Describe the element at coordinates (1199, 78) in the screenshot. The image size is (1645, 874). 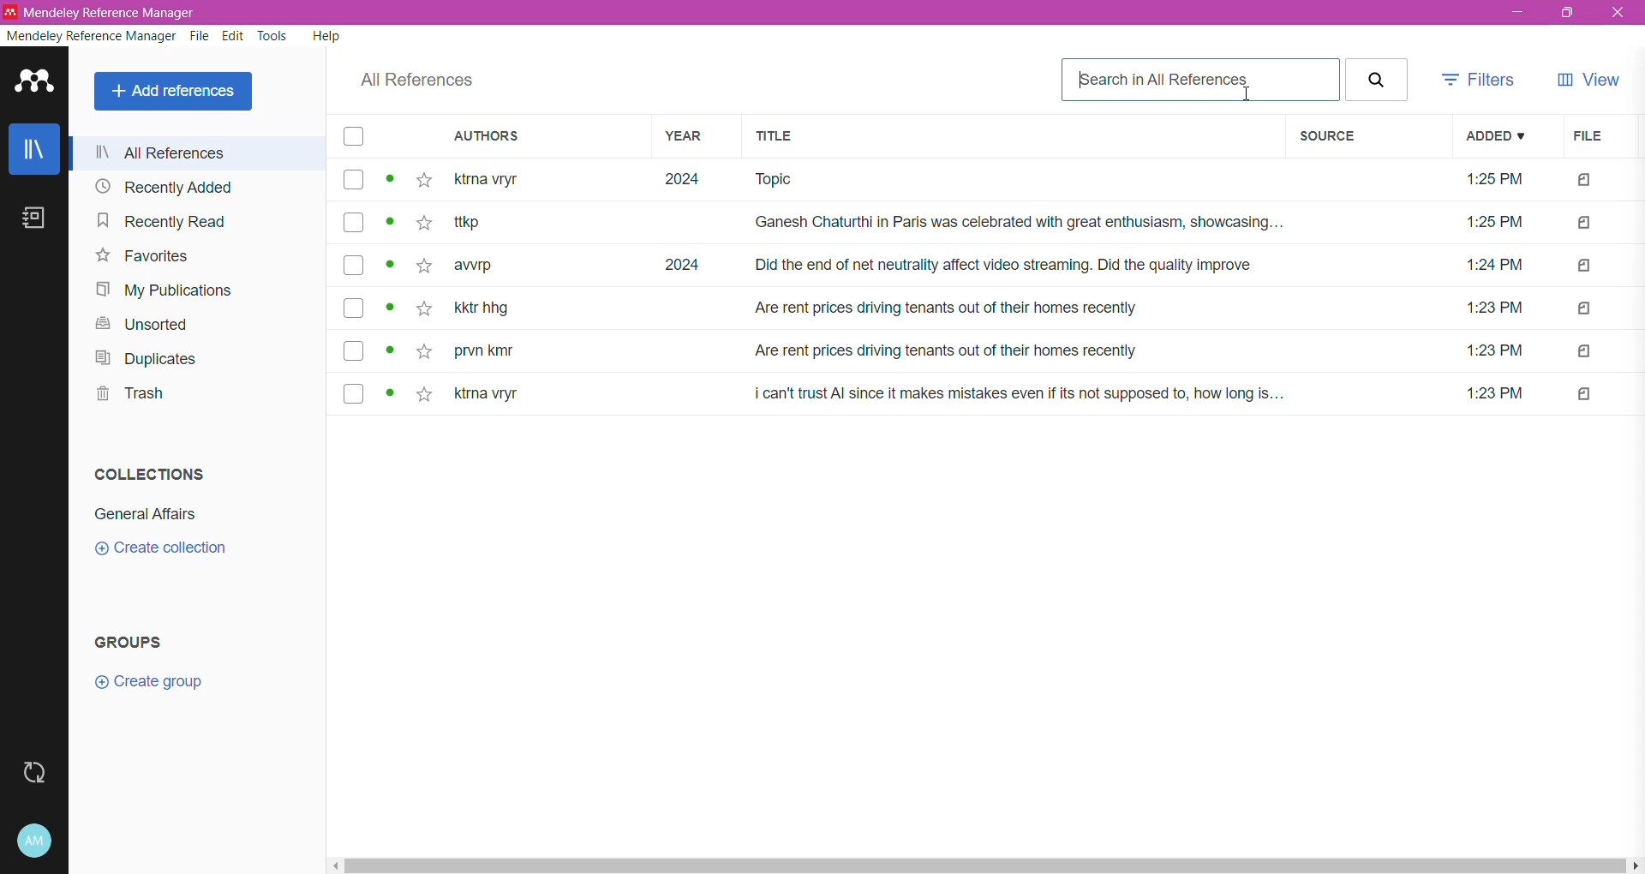
I see `| [search in All References. |` at that location.